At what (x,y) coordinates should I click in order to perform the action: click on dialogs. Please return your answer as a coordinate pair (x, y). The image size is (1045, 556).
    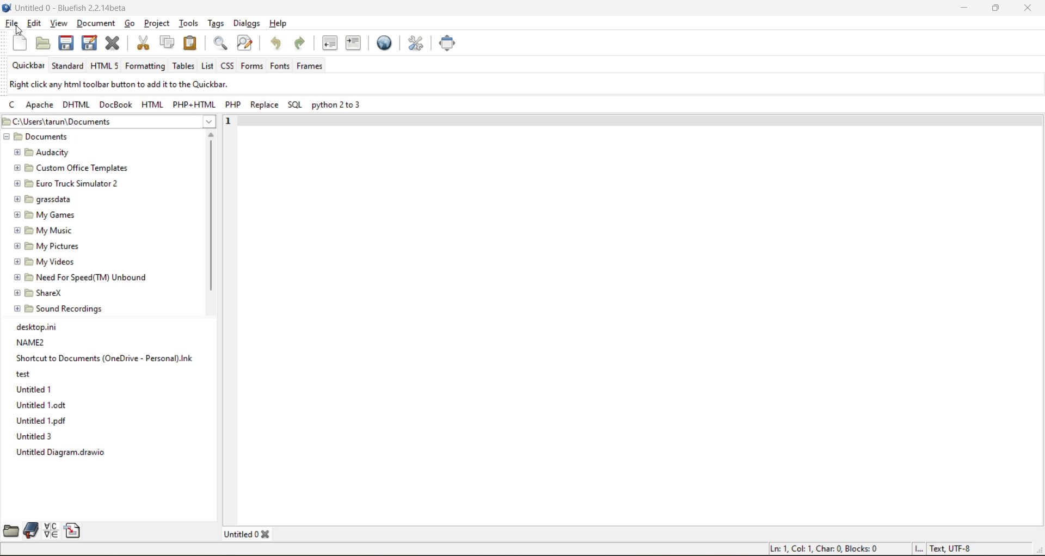
    Looking at the image, I should click on (247, 25).